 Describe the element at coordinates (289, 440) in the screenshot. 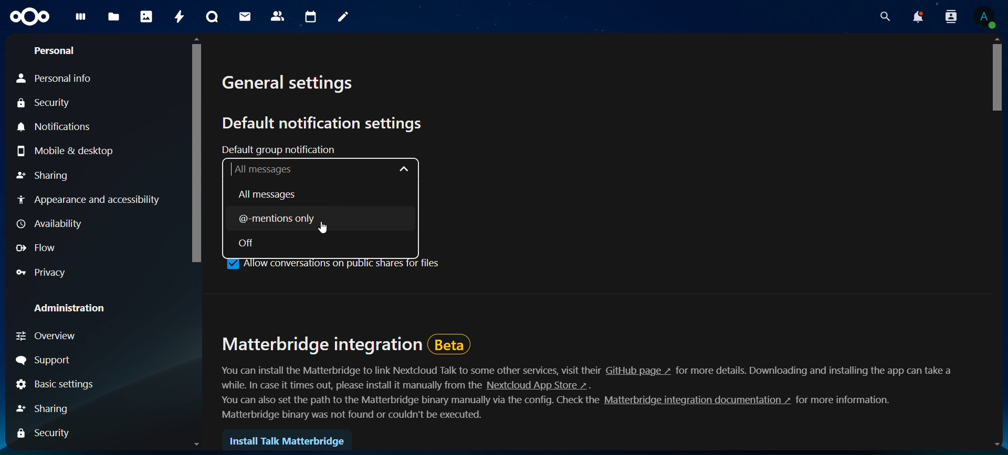

I see `install talk matterbridge` at that location.